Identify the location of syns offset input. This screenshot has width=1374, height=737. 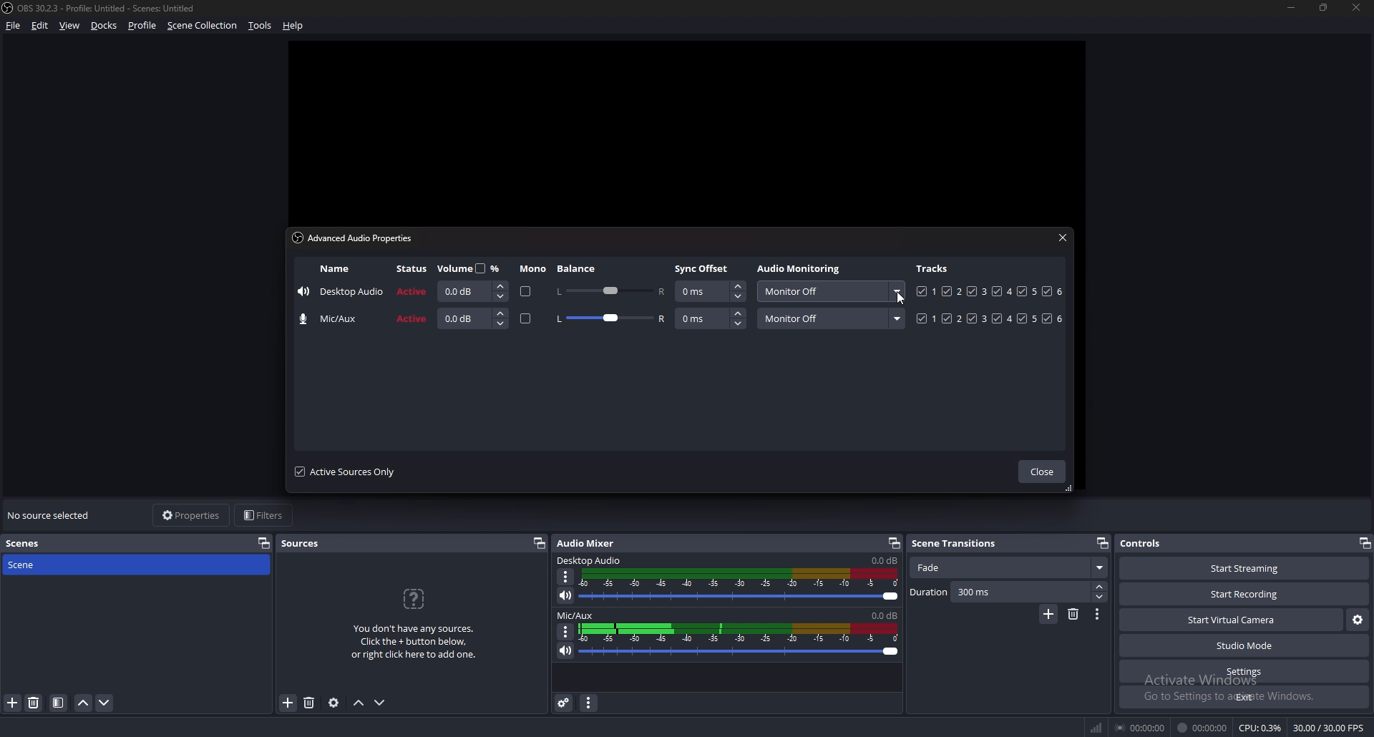
(711, 318).